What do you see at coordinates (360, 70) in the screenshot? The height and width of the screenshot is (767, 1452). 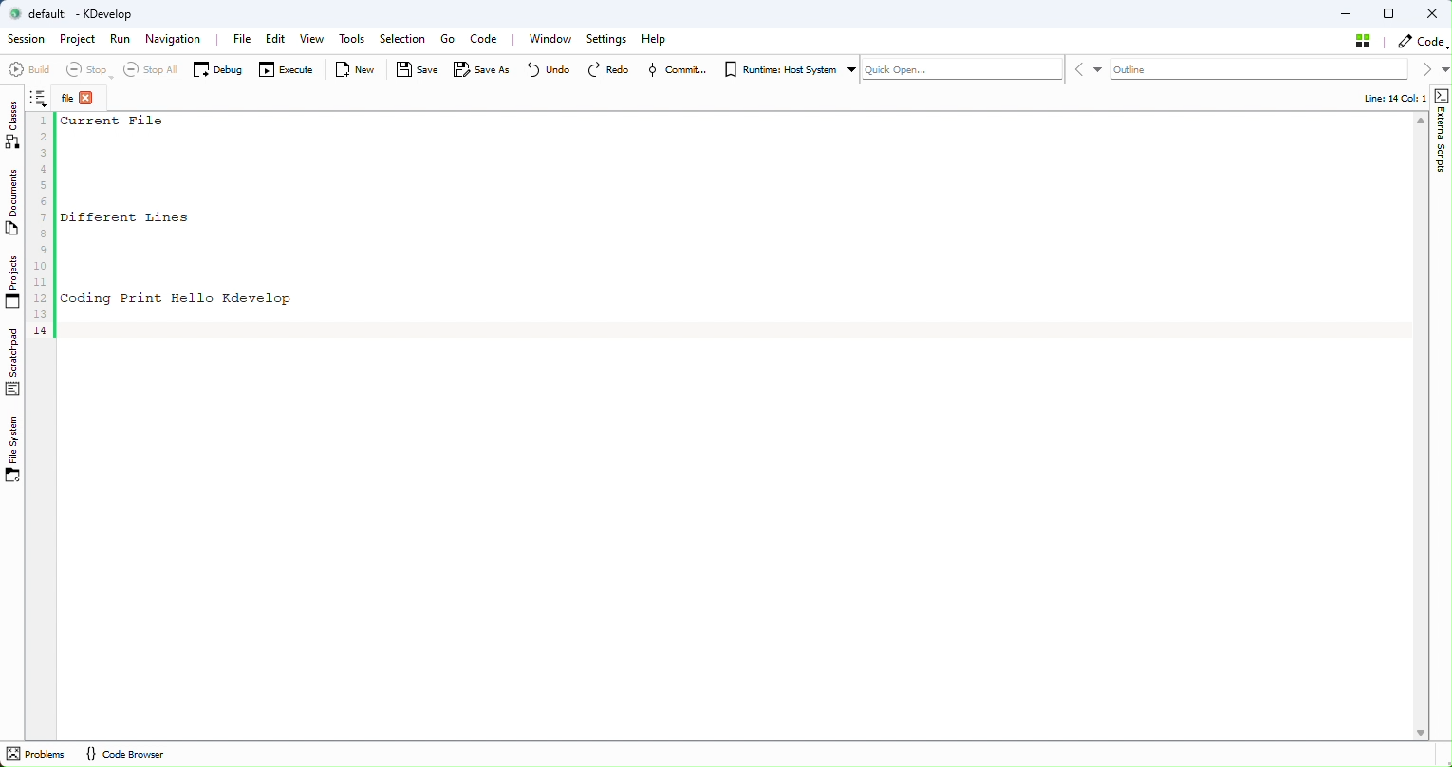 I see `New` at bounding box center [360, 70].